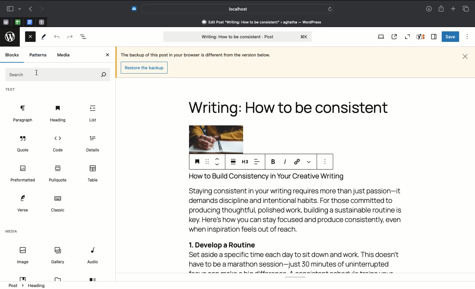 The width and height of the screenshot is (475, 289). What do you see at coordinates (325, 162) in the screenshot?
I see `options` at bounding box center [325, 162].